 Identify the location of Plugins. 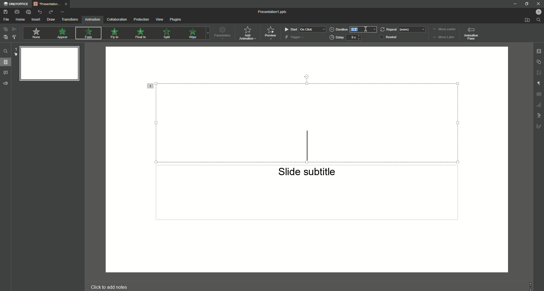
(175, 19).